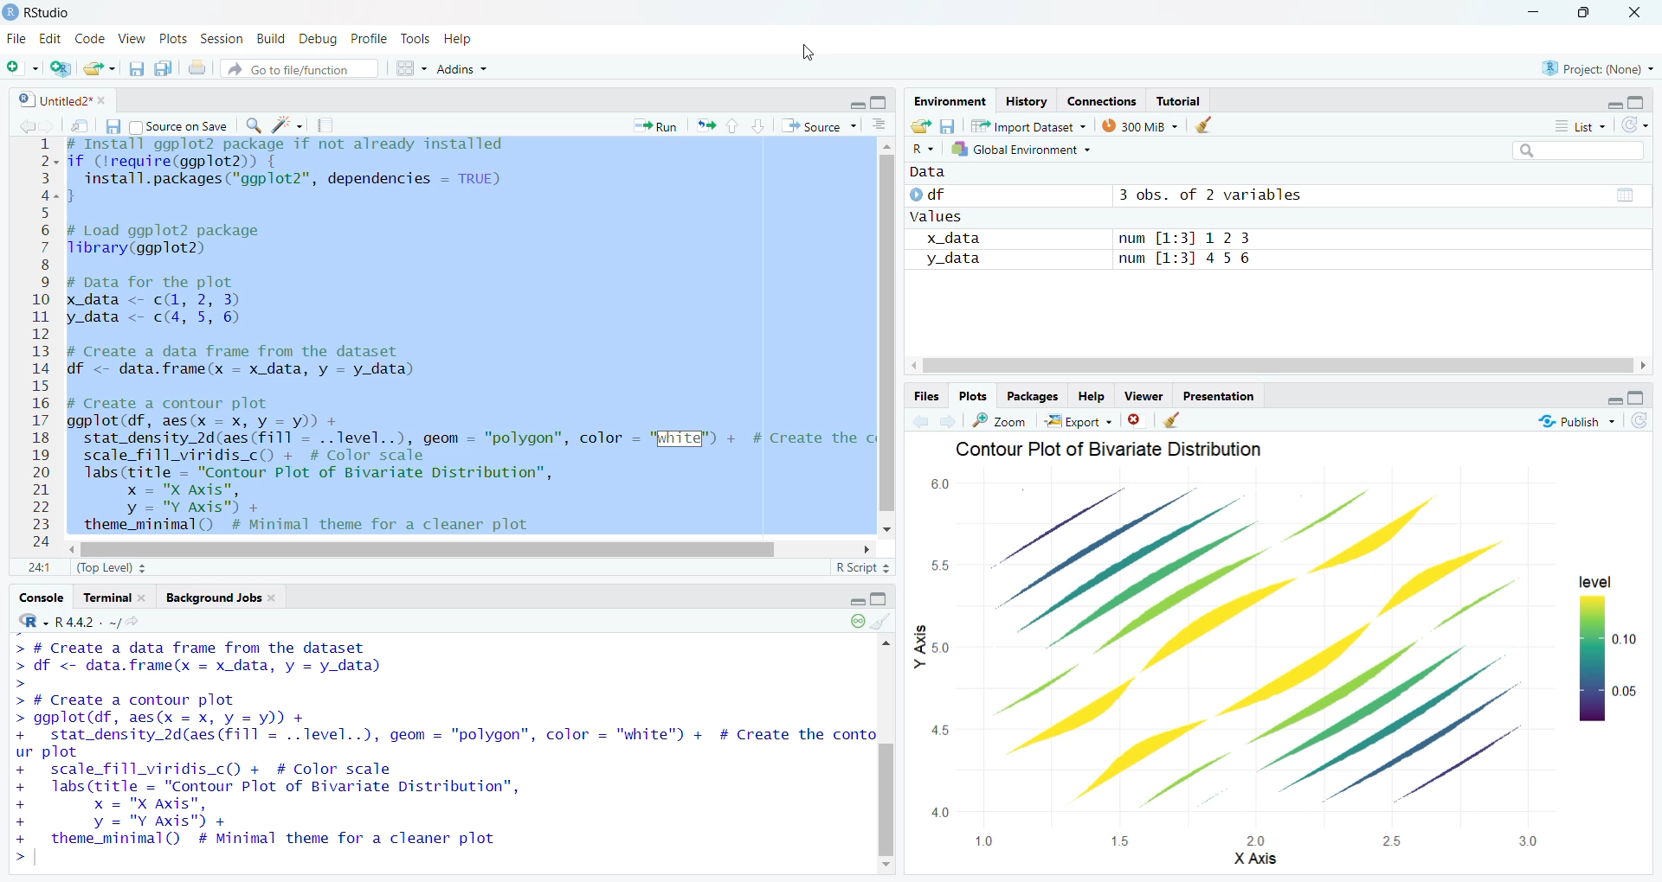 The image size is (1662, 882). I want to click on workspace pane, so click(409, 66).